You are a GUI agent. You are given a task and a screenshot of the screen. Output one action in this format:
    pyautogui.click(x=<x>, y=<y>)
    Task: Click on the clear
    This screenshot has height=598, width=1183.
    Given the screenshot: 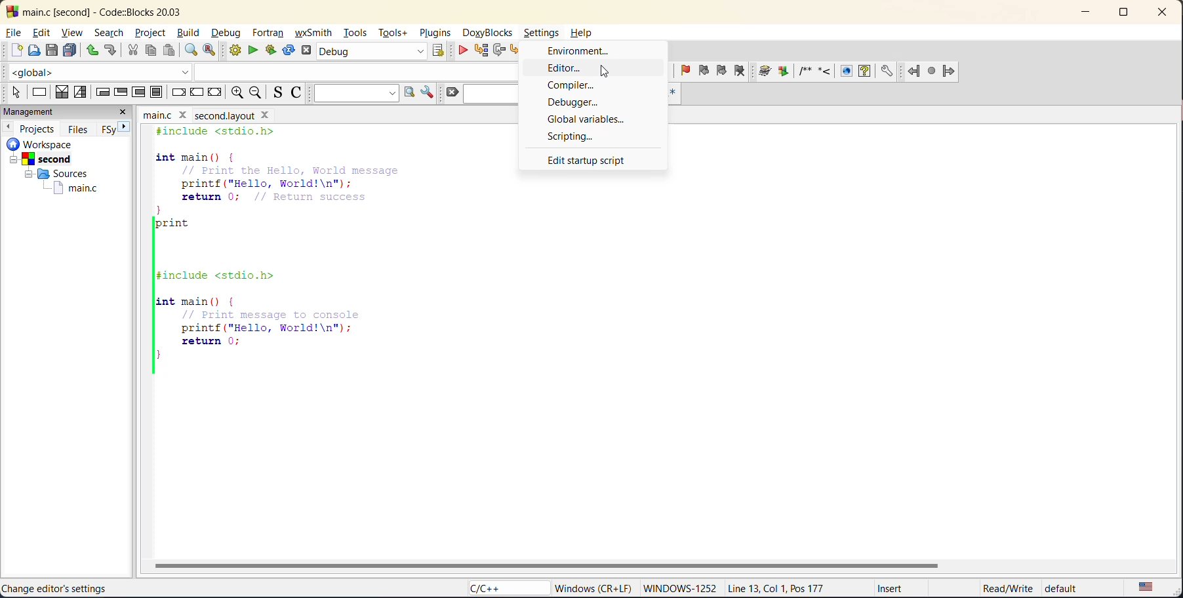 What is the action you would take?
    pyautogui.click(x=451, y=92)
    